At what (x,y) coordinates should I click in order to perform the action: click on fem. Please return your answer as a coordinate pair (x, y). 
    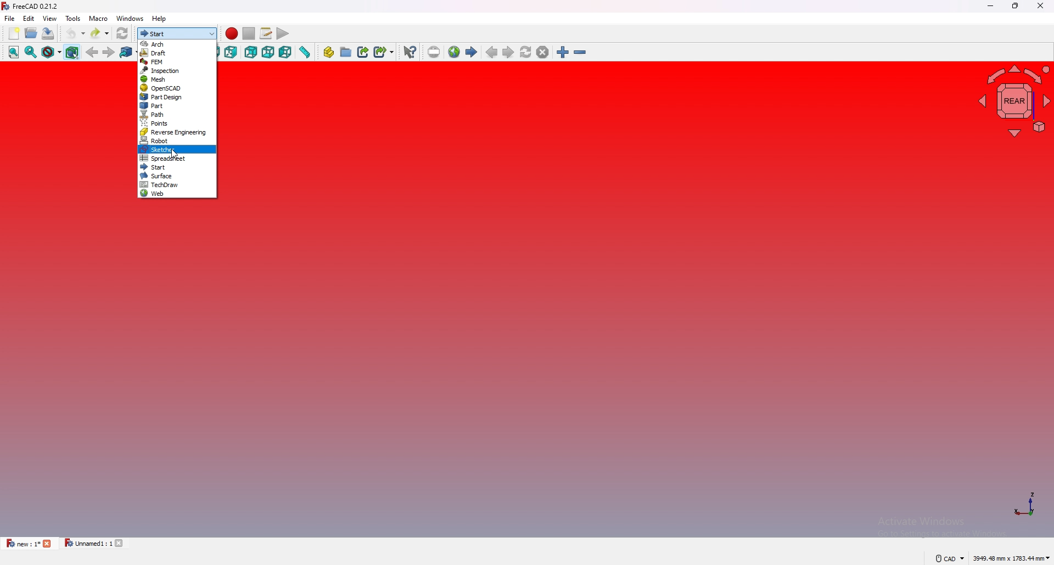
    Looking at the image, I should click on (177, 61).